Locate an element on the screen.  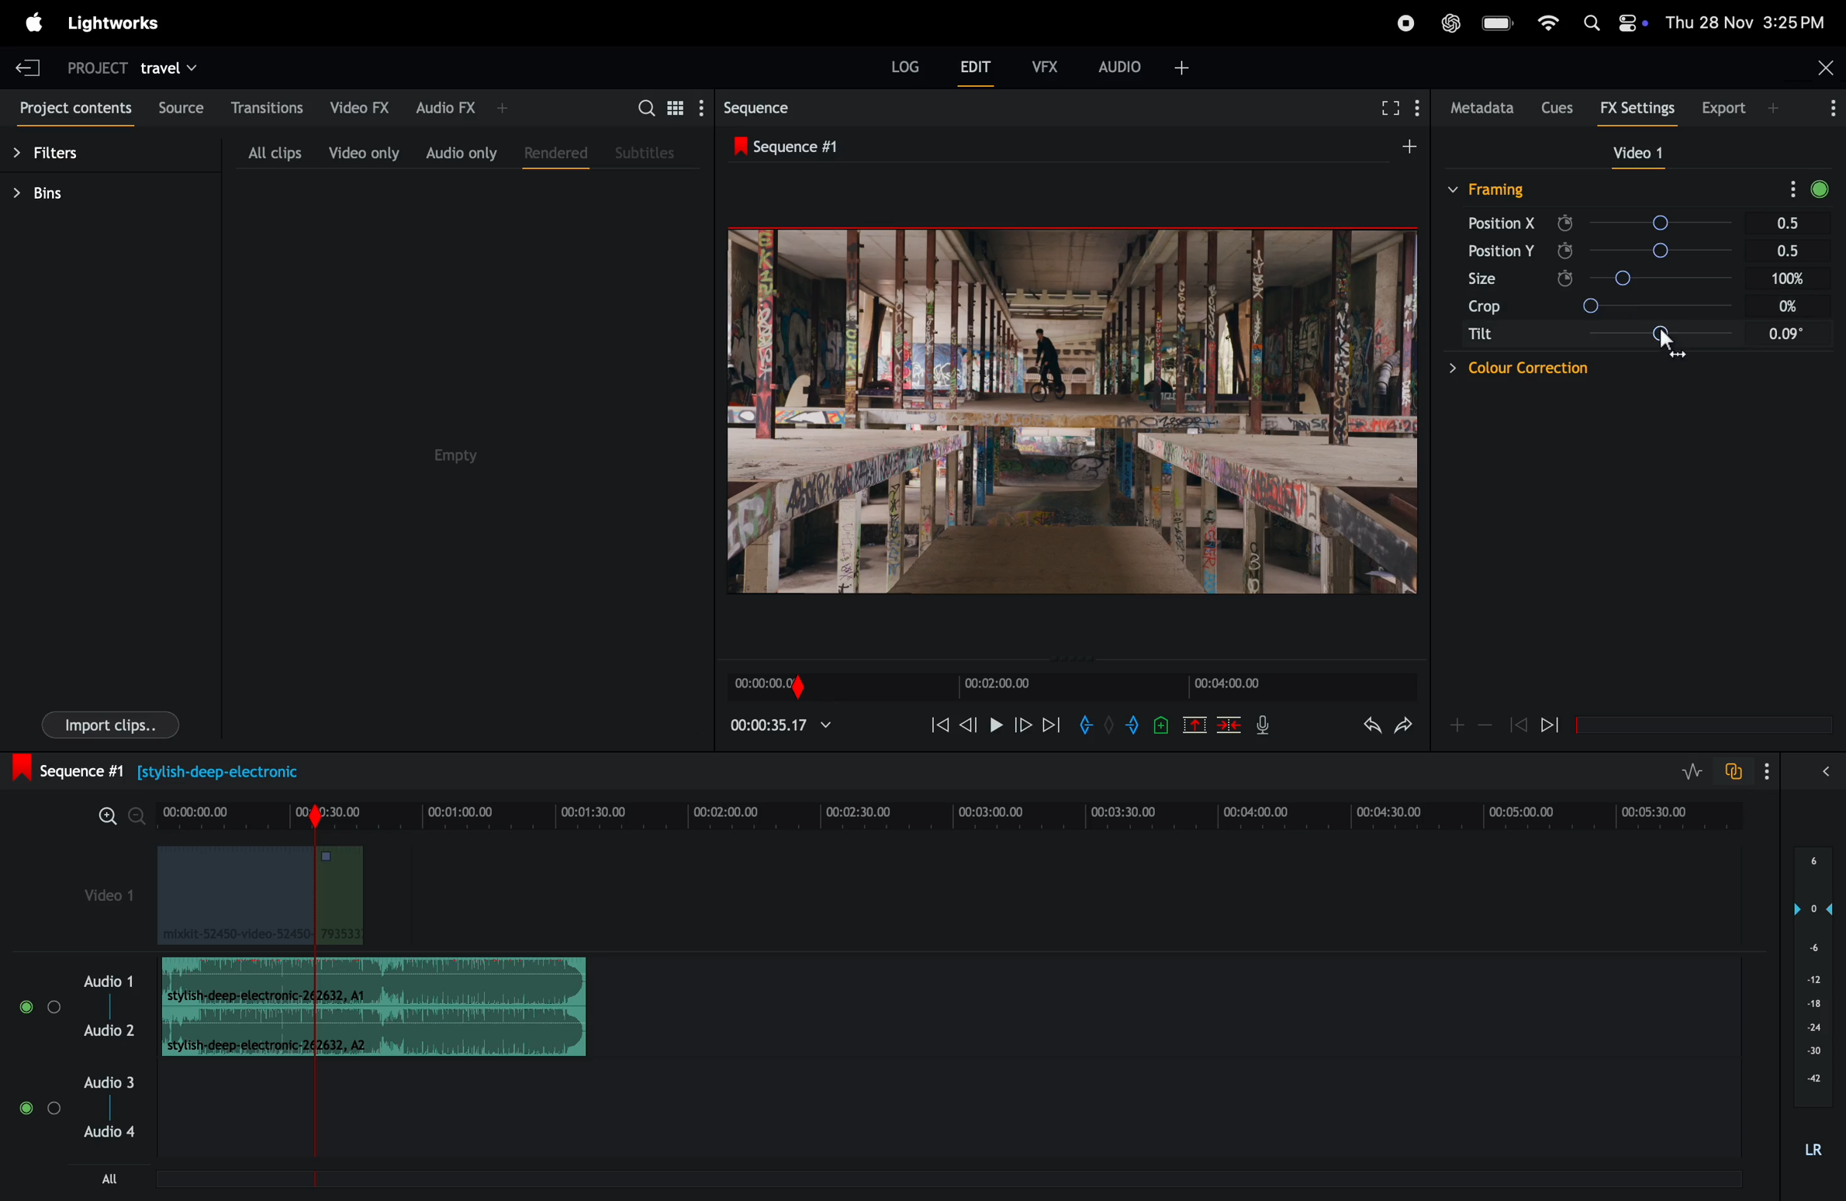
Enable/Disable keyframe is located at coordinates (1561, 221).